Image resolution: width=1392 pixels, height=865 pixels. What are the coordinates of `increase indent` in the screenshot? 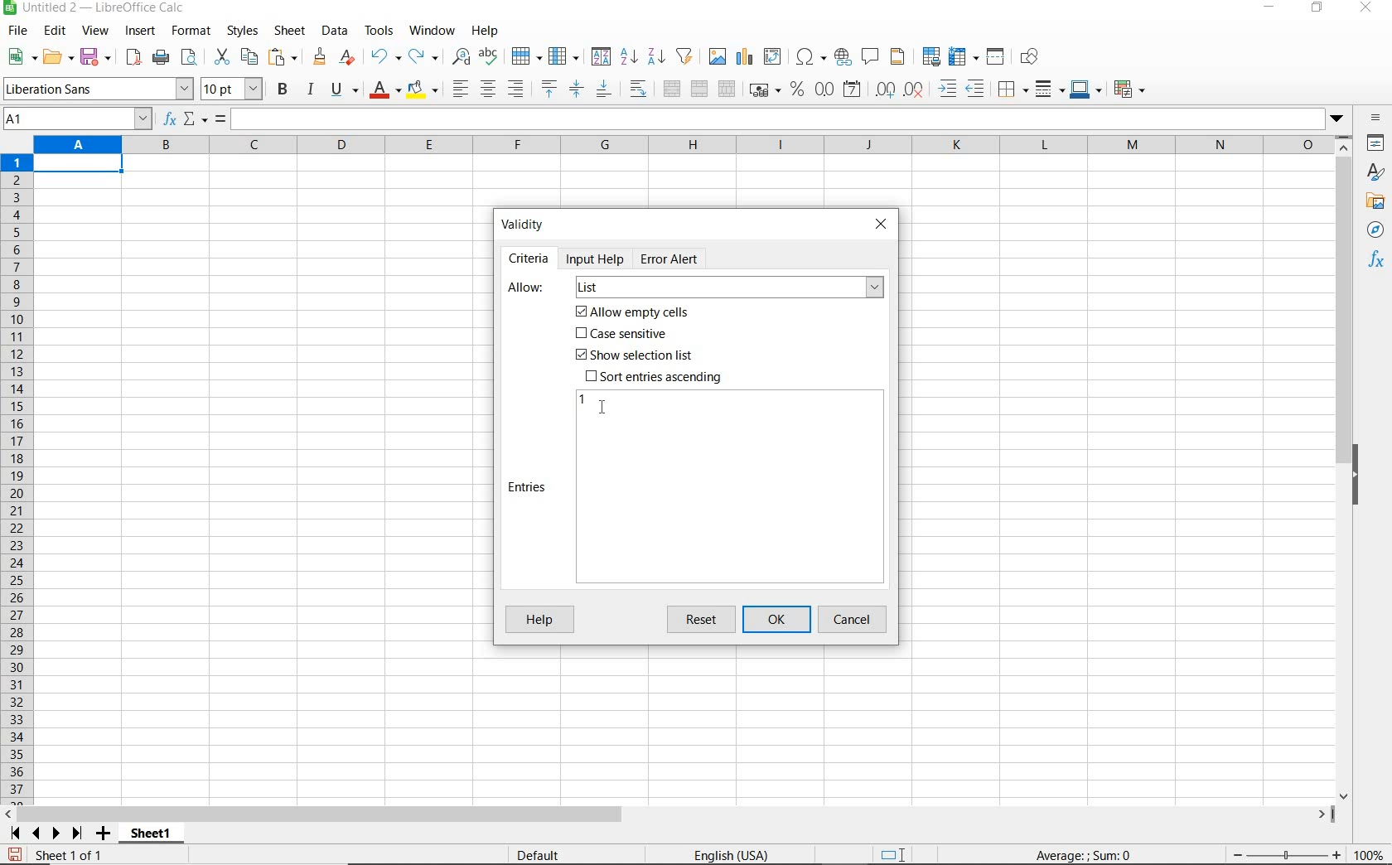 It's located at (949, 89).